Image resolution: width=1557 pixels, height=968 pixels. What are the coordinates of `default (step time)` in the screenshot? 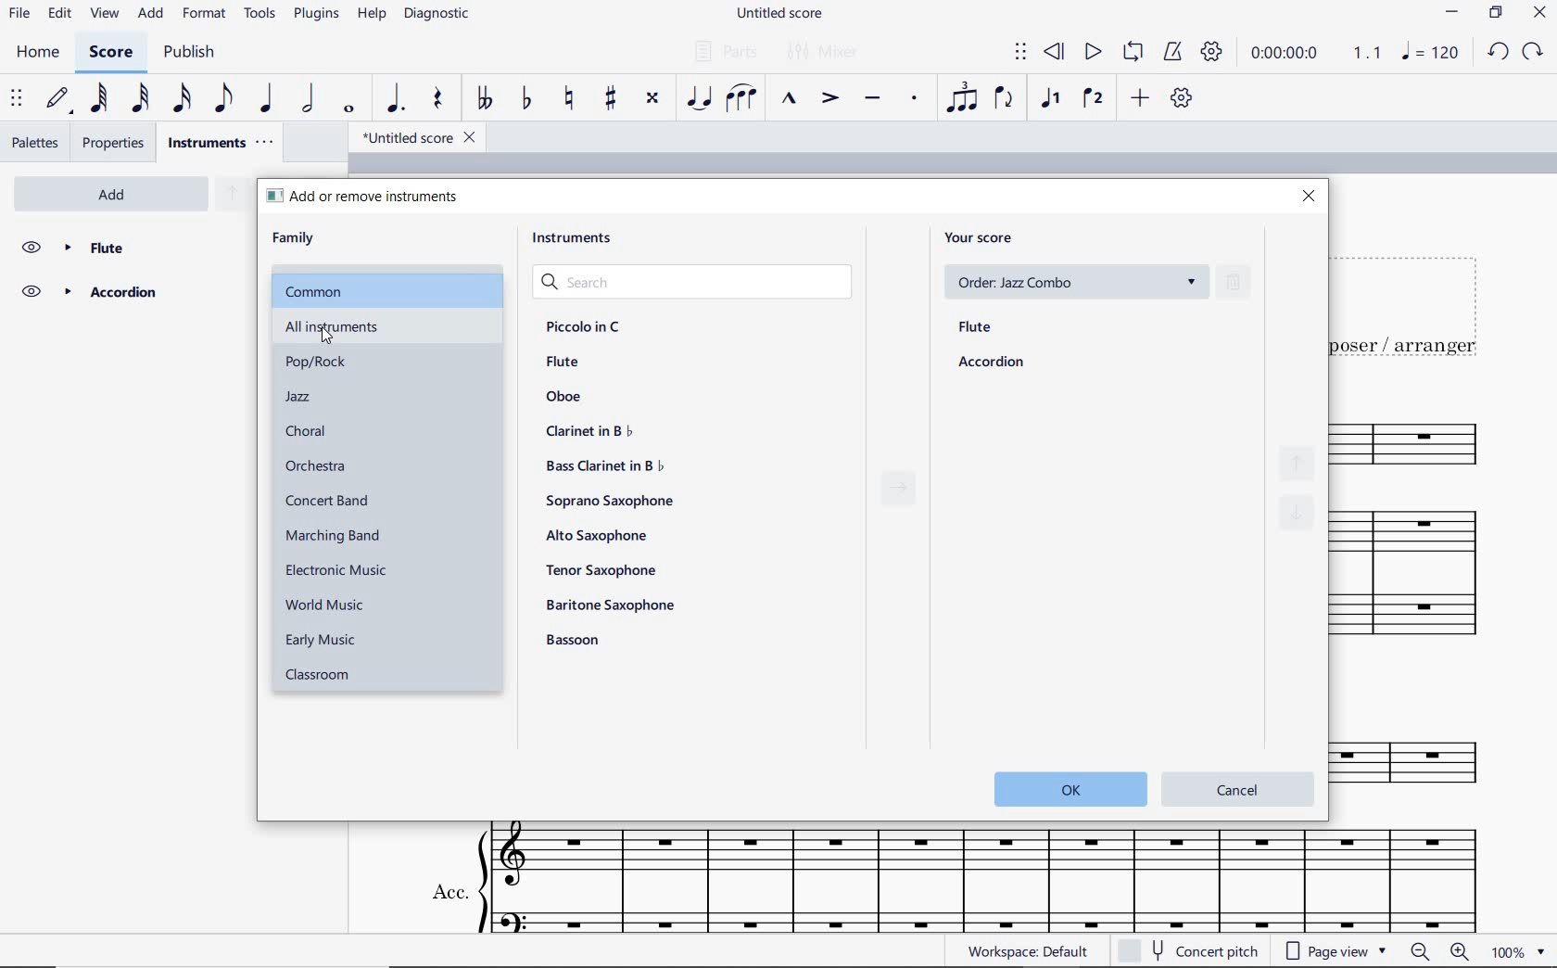 It's located at (57, 99).